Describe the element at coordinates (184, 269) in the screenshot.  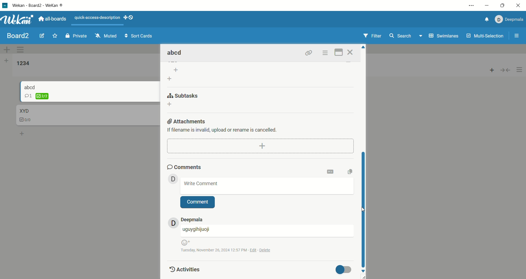
I see `activities` at that location.